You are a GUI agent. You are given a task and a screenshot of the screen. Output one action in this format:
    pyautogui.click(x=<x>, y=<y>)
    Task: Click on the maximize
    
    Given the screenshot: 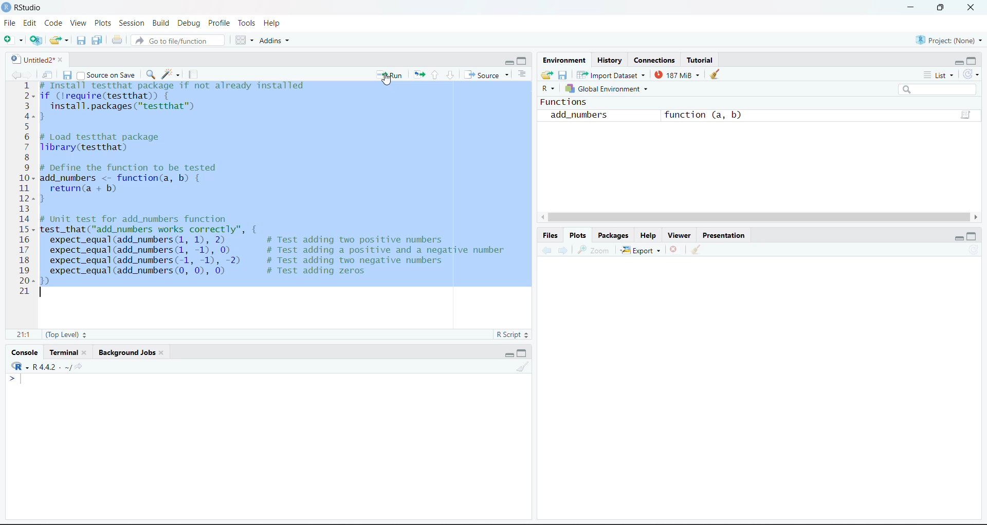 What is the action you would take?
    pyautogui.click(x=943, y=8)
    